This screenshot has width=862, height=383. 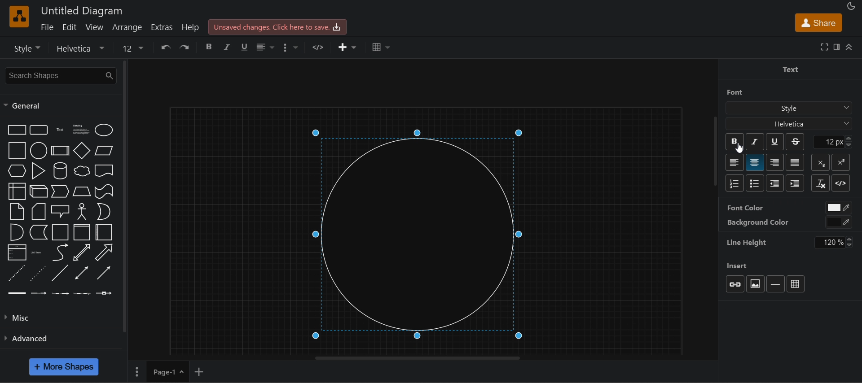 What do you see at coordinates (189, 47) in the screenshot?
I see `redo` at bounding box center [189, 47].